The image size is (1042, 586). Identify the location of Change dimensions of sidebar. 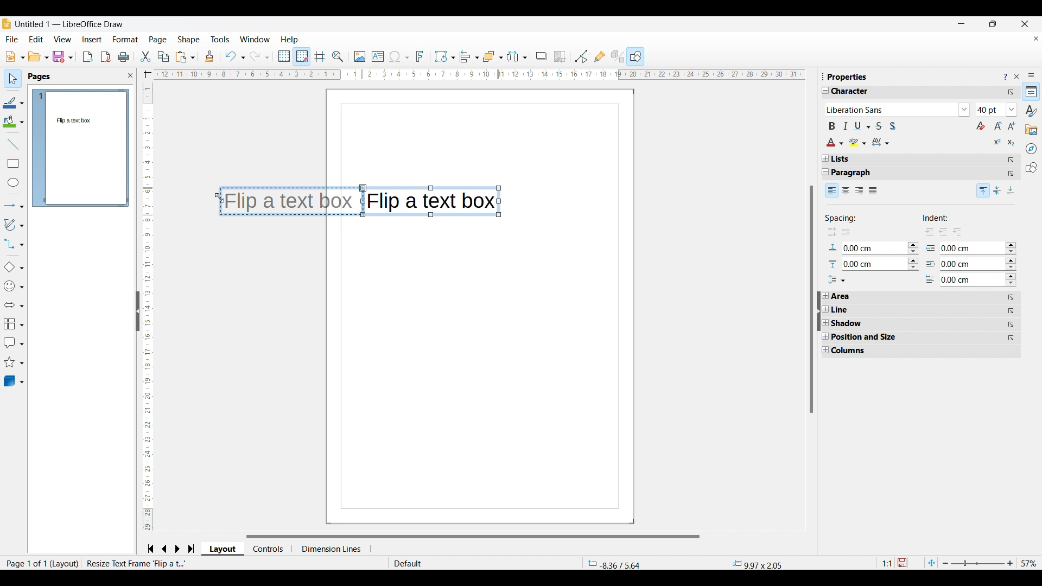
(823, 76).